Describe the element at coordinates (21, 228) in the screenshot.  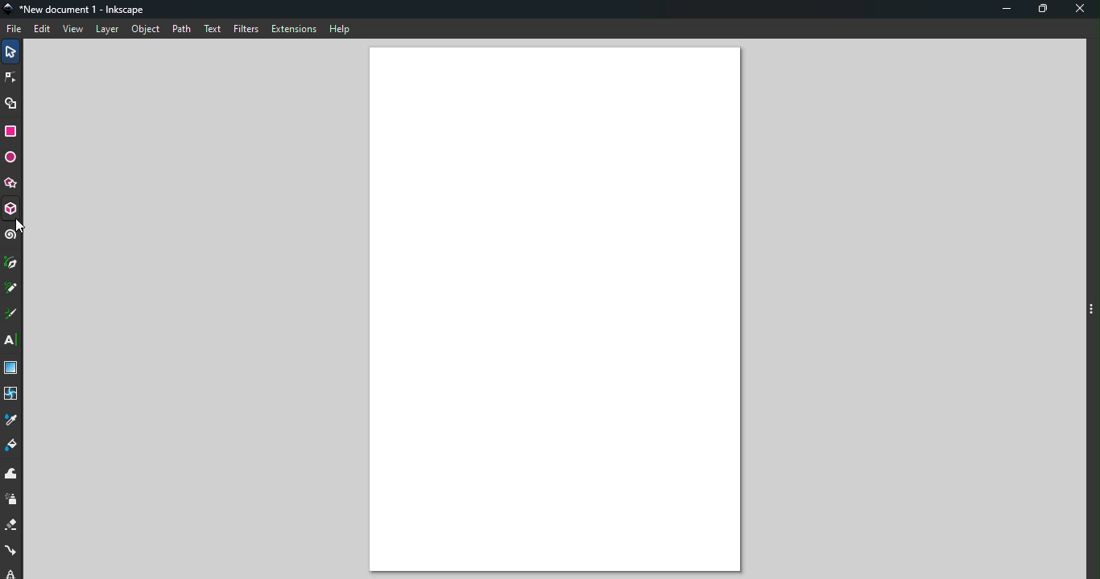
I see `cursor` at that location.